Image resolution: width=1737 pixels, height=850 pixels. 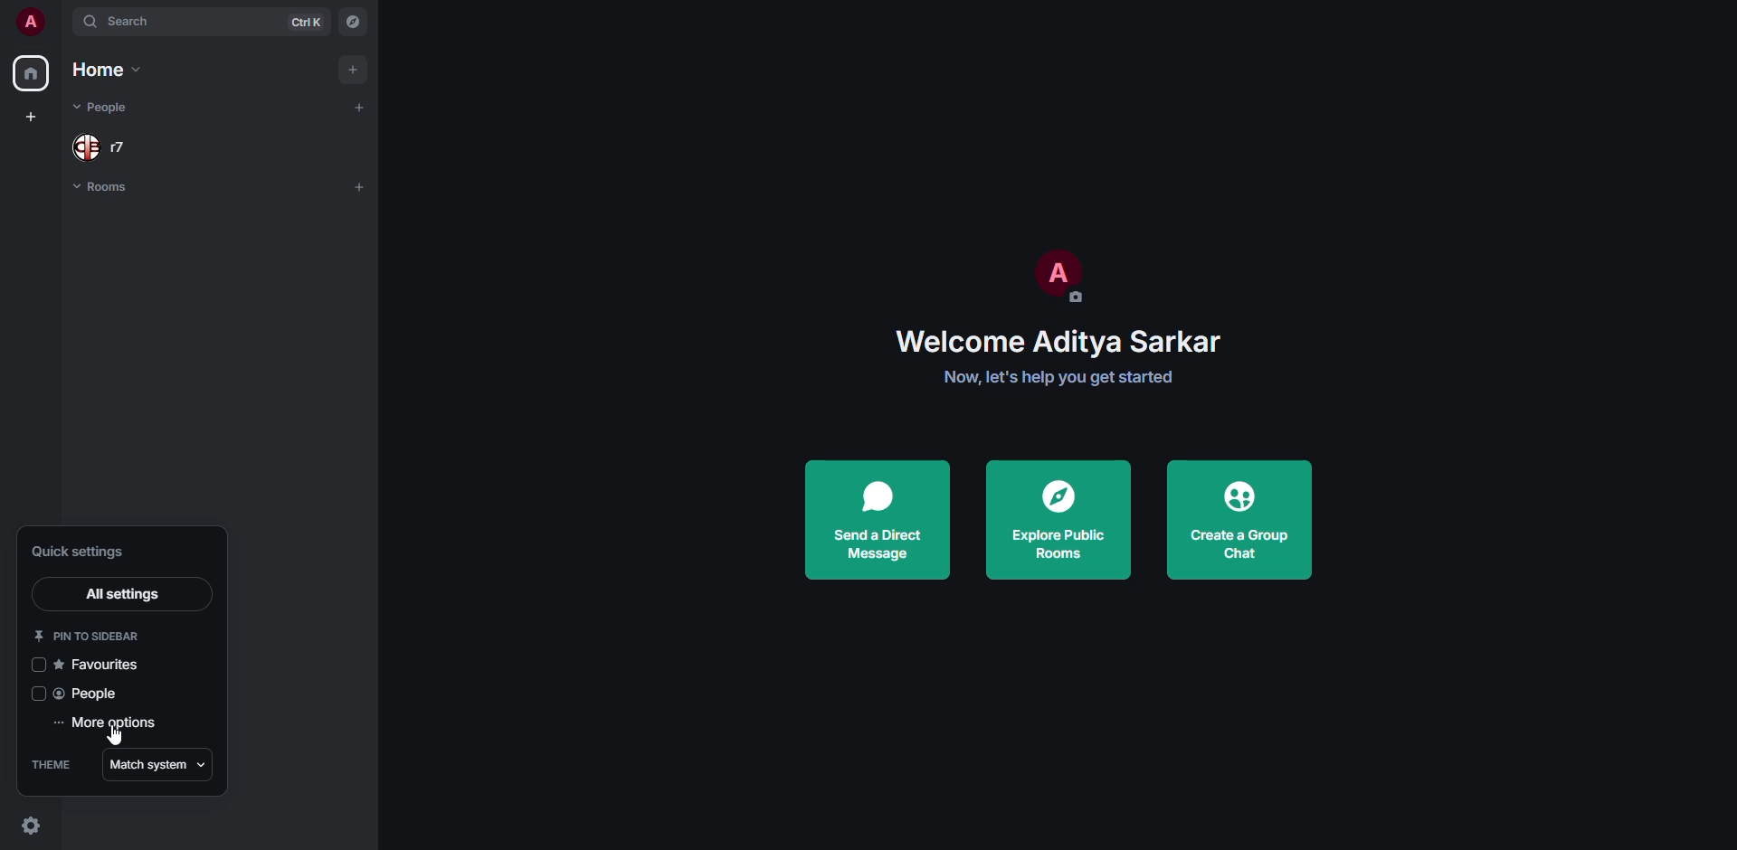 What do you see at coordinates (158, 762) in the screenshot?
I see `match system` at bounding box center [158, 762].